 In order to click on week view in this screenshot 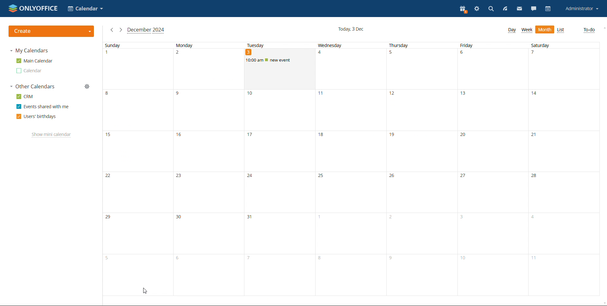, I will do `click(527, 30)`.